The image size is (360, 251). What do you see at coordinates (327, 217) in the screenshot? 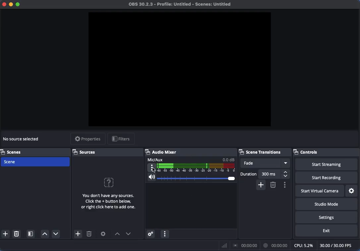
I see `Settings` at bounding box center [327, 217].